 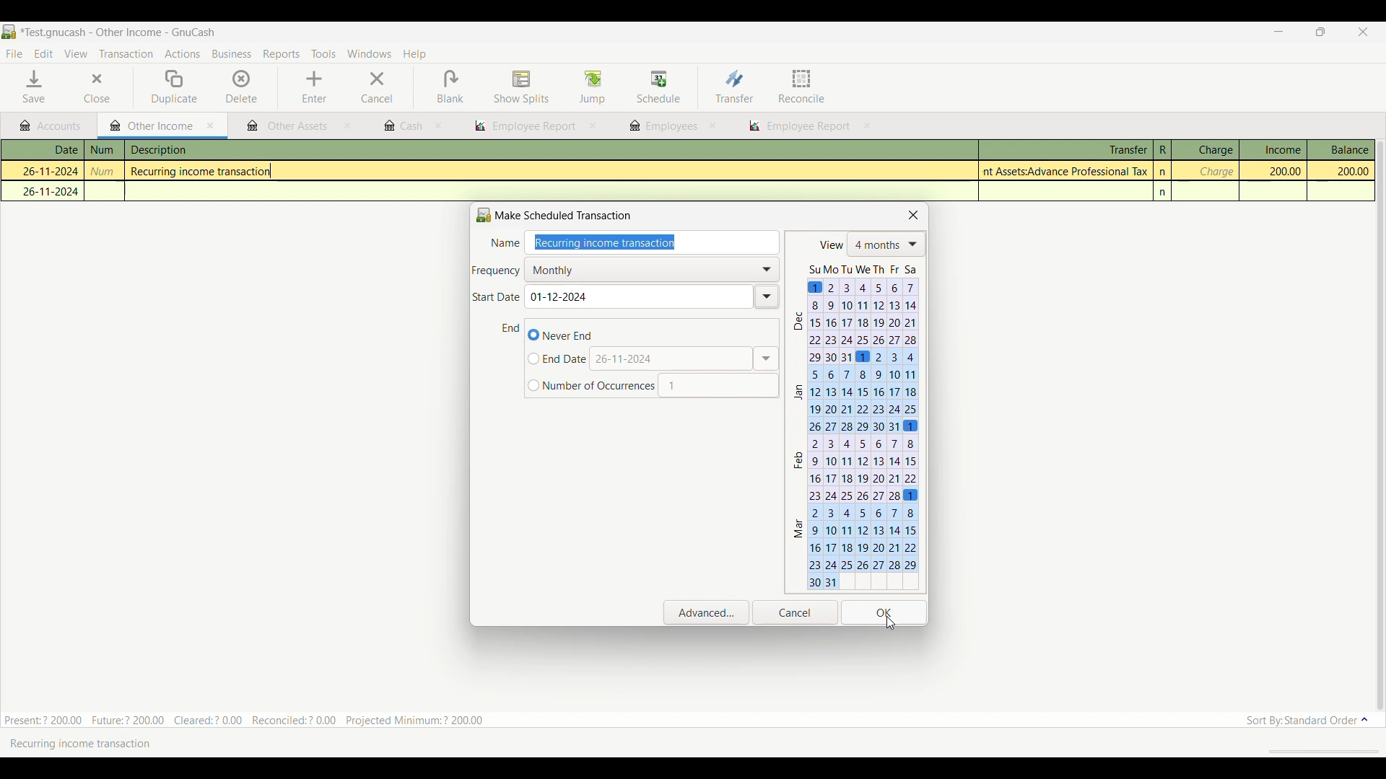 I want to click on Date, so click(x=51, y=150).